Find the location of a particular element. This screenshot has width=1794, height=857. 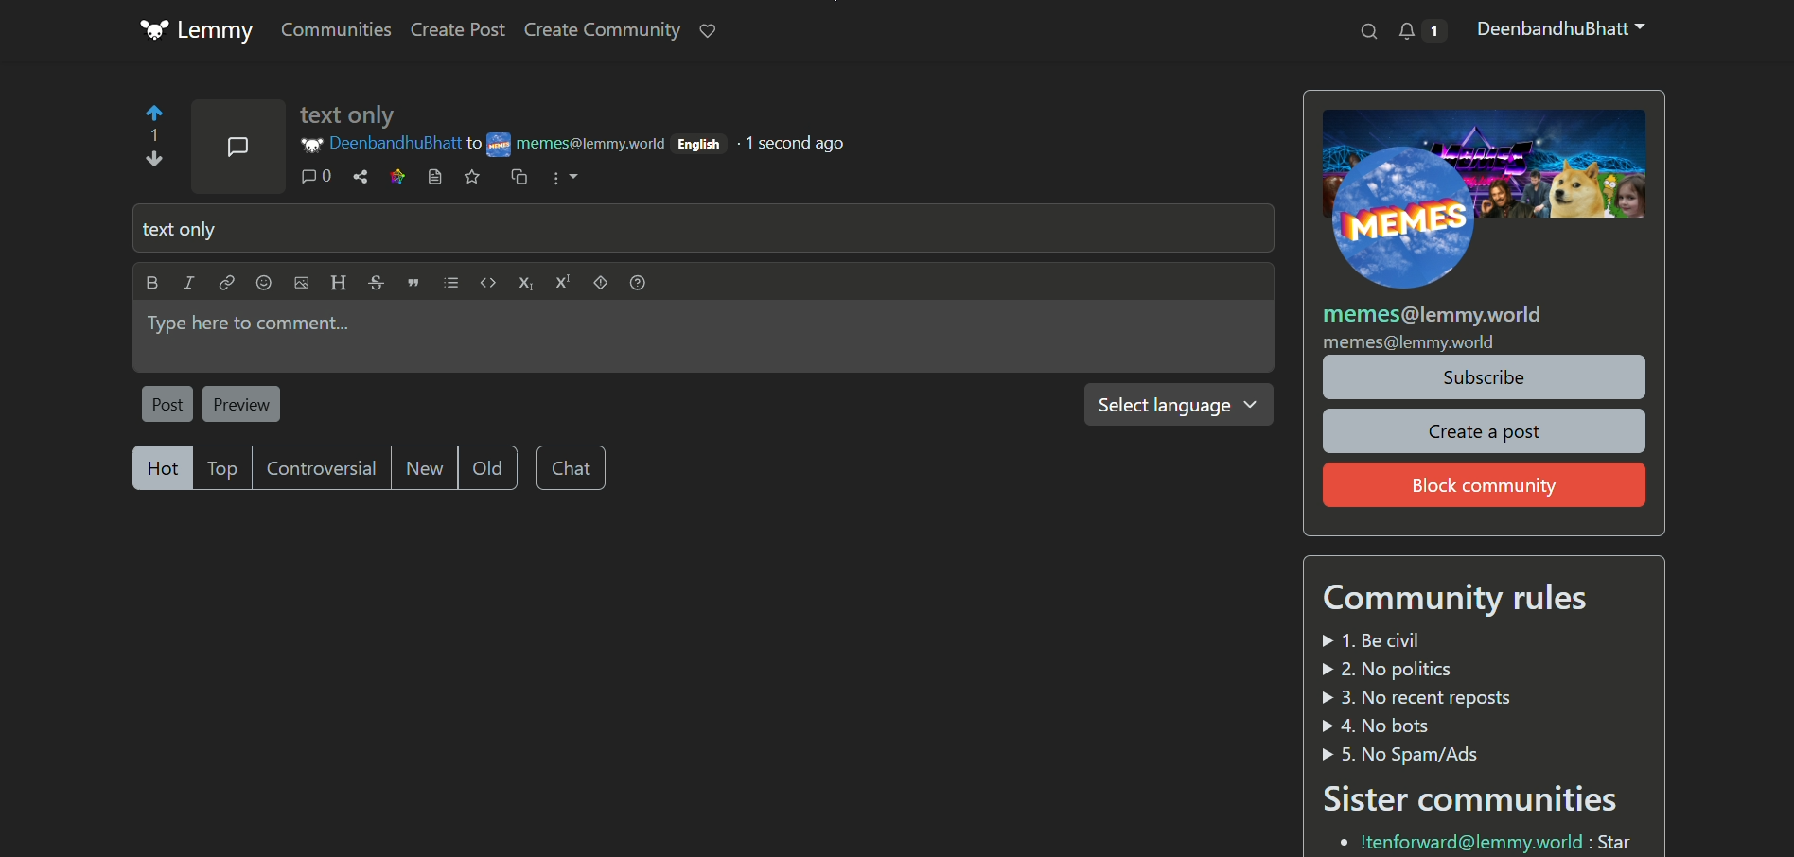

text box is located at coordinates (704, 336).